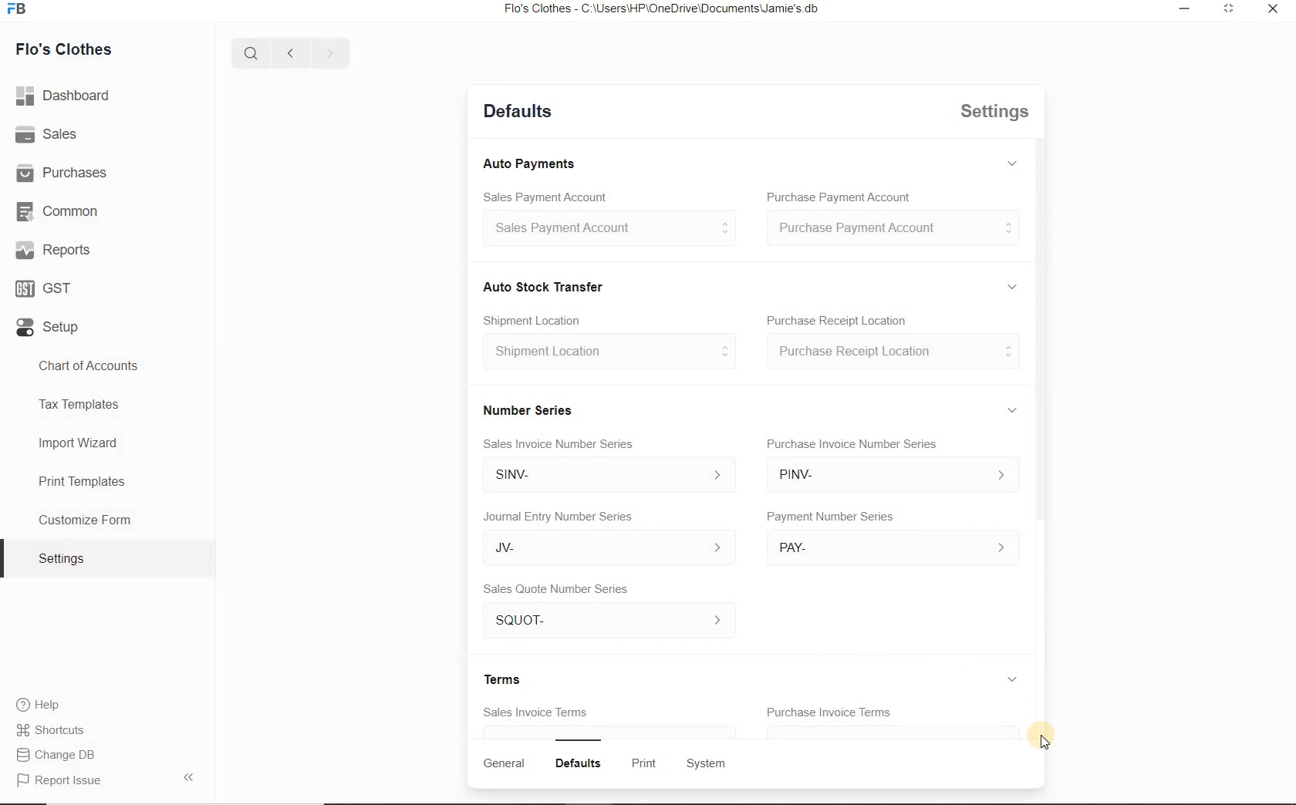  I want to click on Maximize, so click(1231, 9).